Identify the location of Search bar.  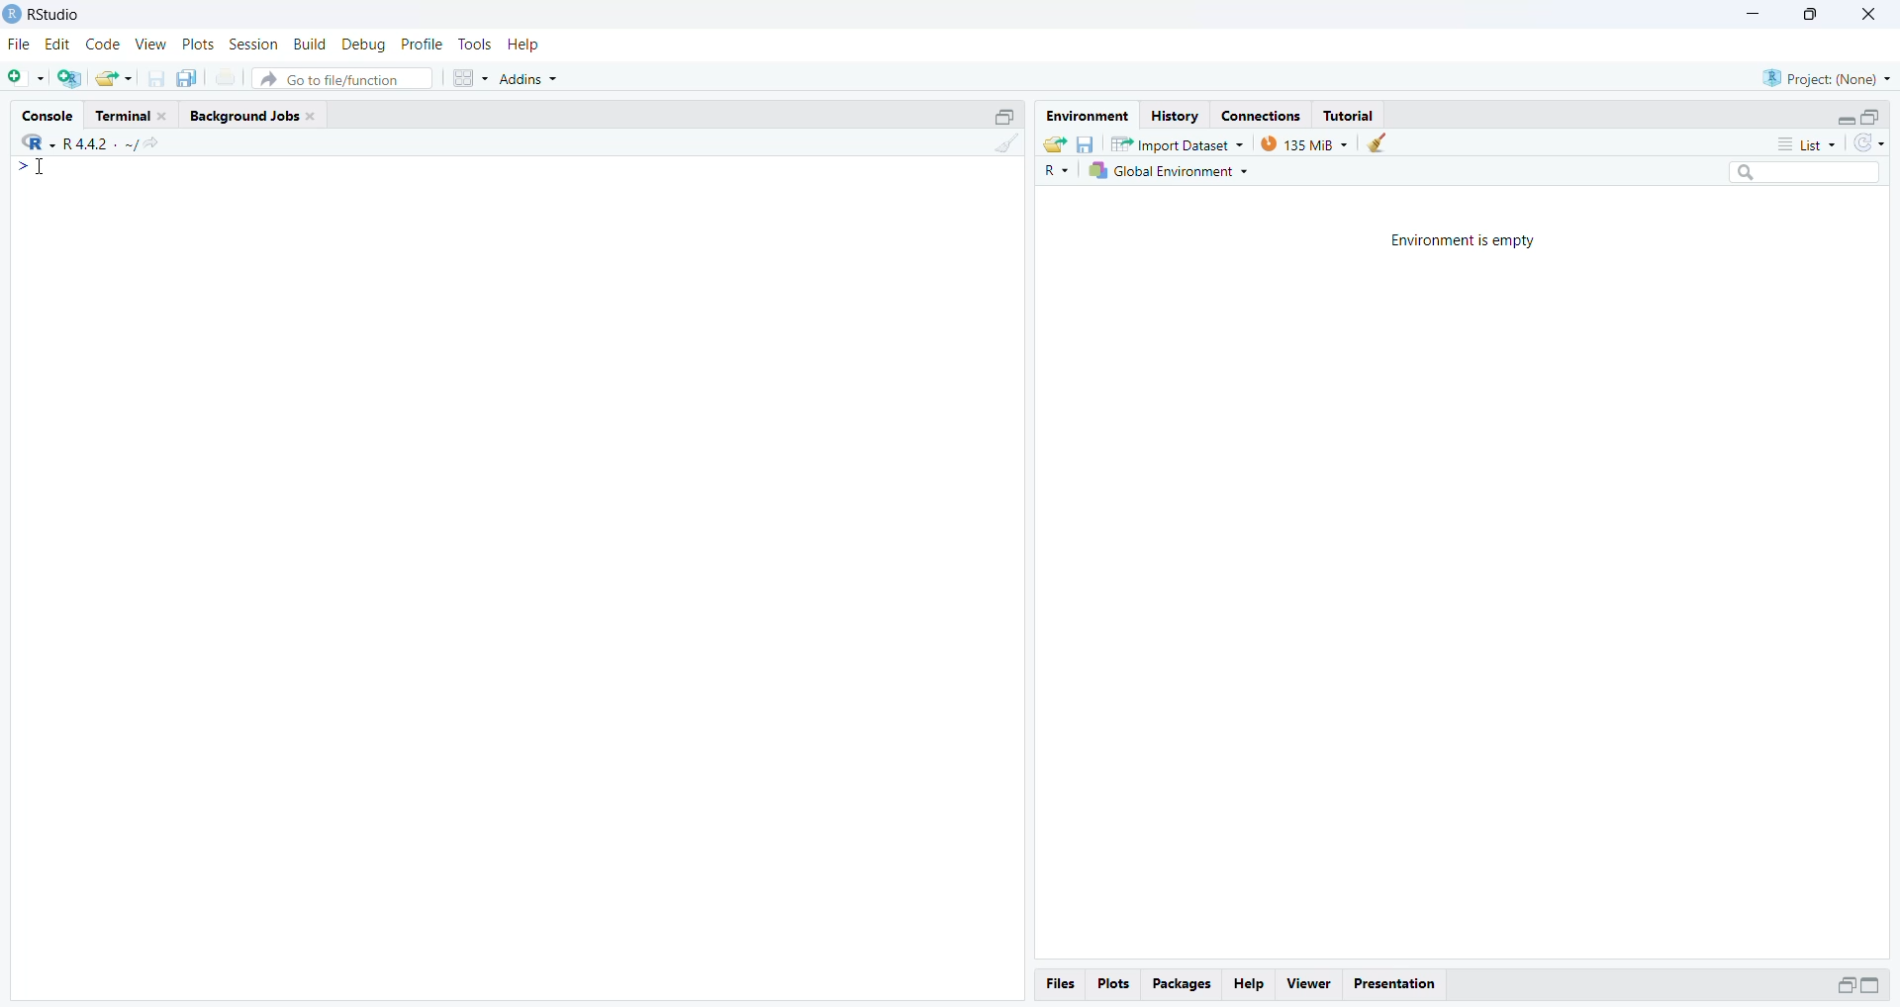
(1813, 175).